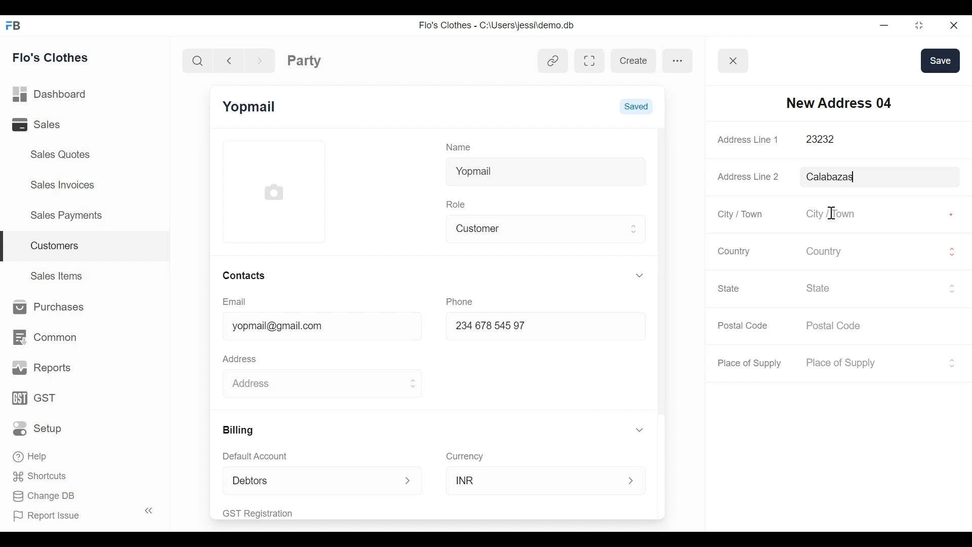 The height and width of the screenshot is (547, 972). What do you see at coordinates (412, 384) in the screenshot?
I see `Expand` at bounding box center [412, 384].